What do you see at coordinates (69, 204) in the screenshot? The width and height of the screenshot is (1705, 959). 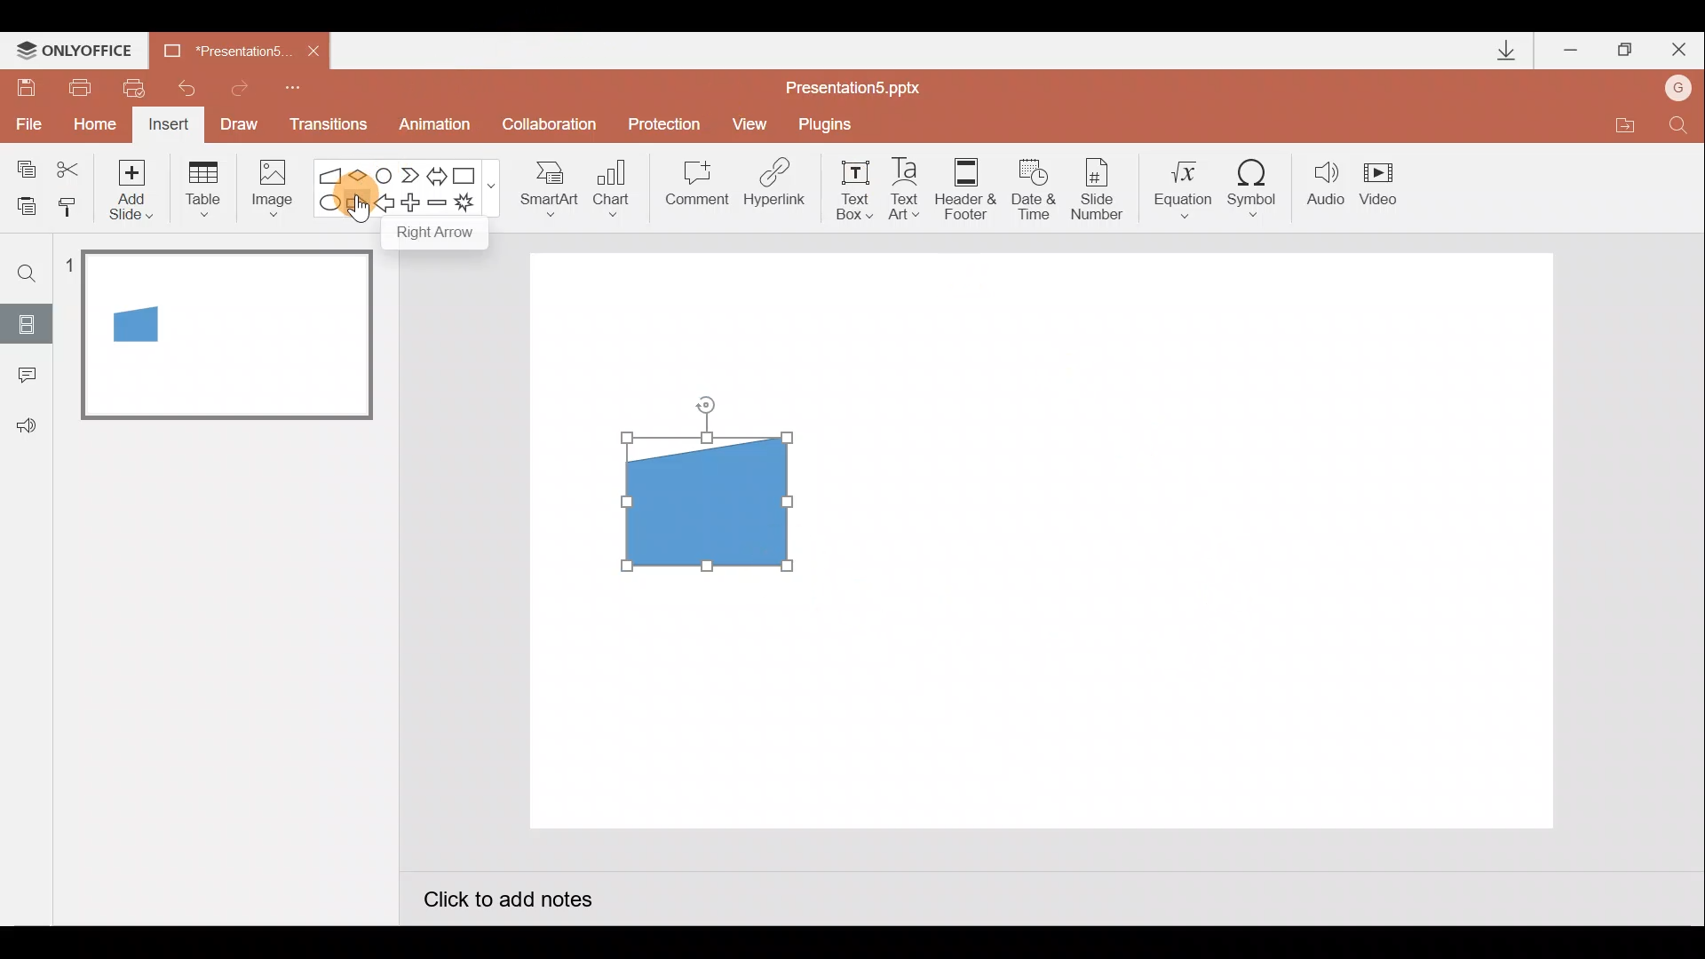 I see `Copy style` at bounding box center [69, 204].